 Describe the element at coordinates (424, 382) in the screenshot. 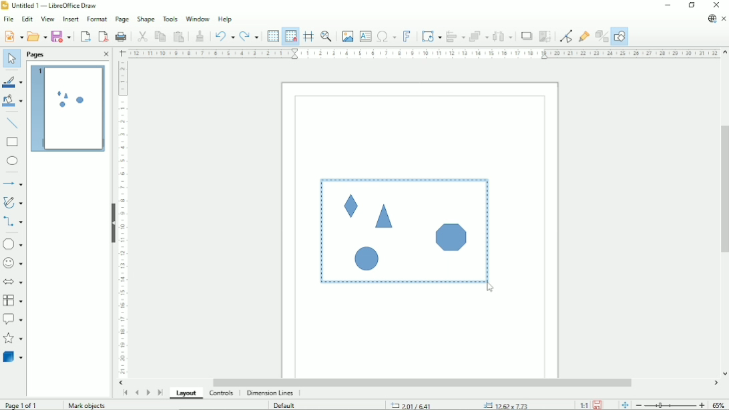

I see `Horizontal scrollbar` at that location.